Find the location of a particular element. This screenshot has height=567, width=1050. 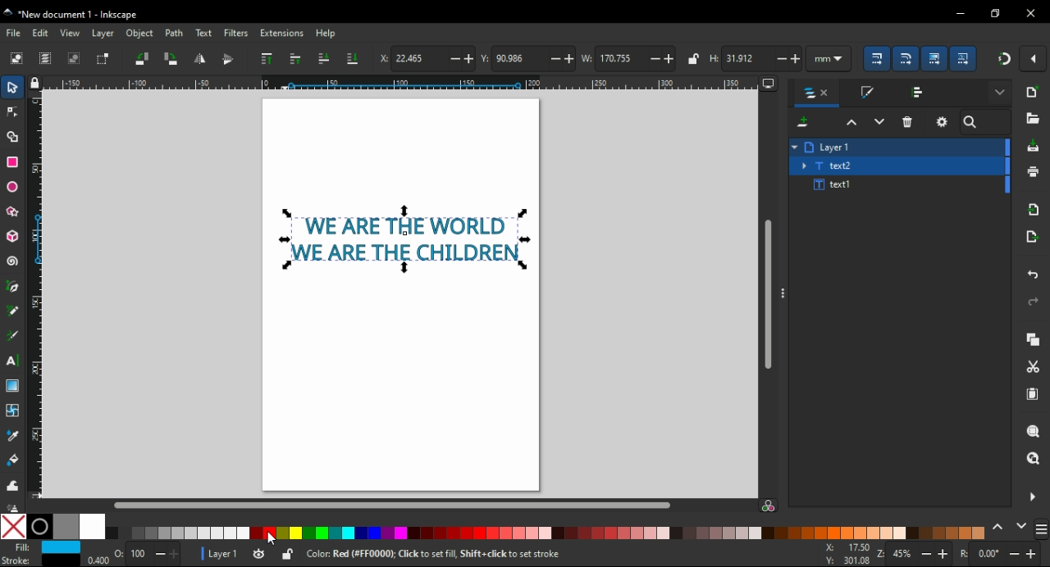

select is located at coordinates (16, 58).